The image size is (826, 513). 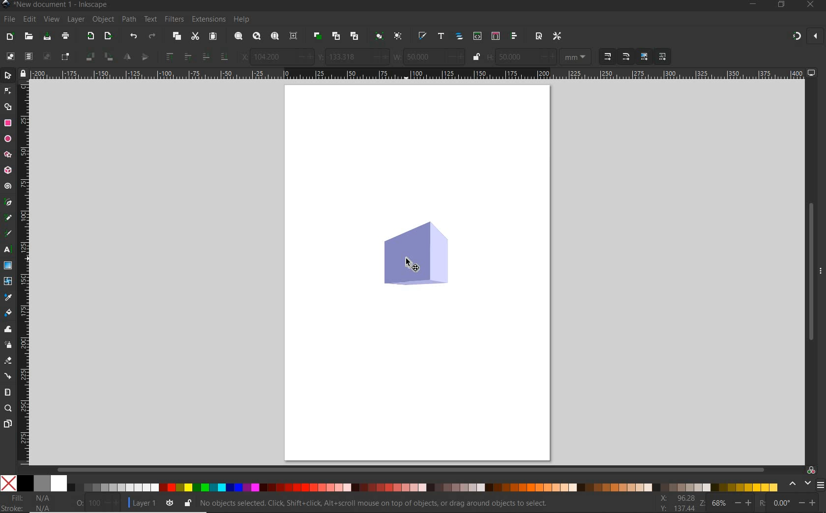 What do you see at coordinates (205, 57) in the screenshot?
I see `lower selection` at bounding box center [205, 57].